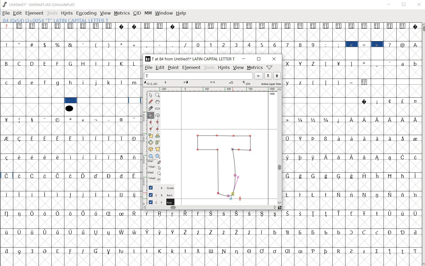 The height and width of the screenshot is (266, 425). What do you see at coordinates (110, 195) in the screenshot?
I see `Symbol` at bounding box center [110, 195].